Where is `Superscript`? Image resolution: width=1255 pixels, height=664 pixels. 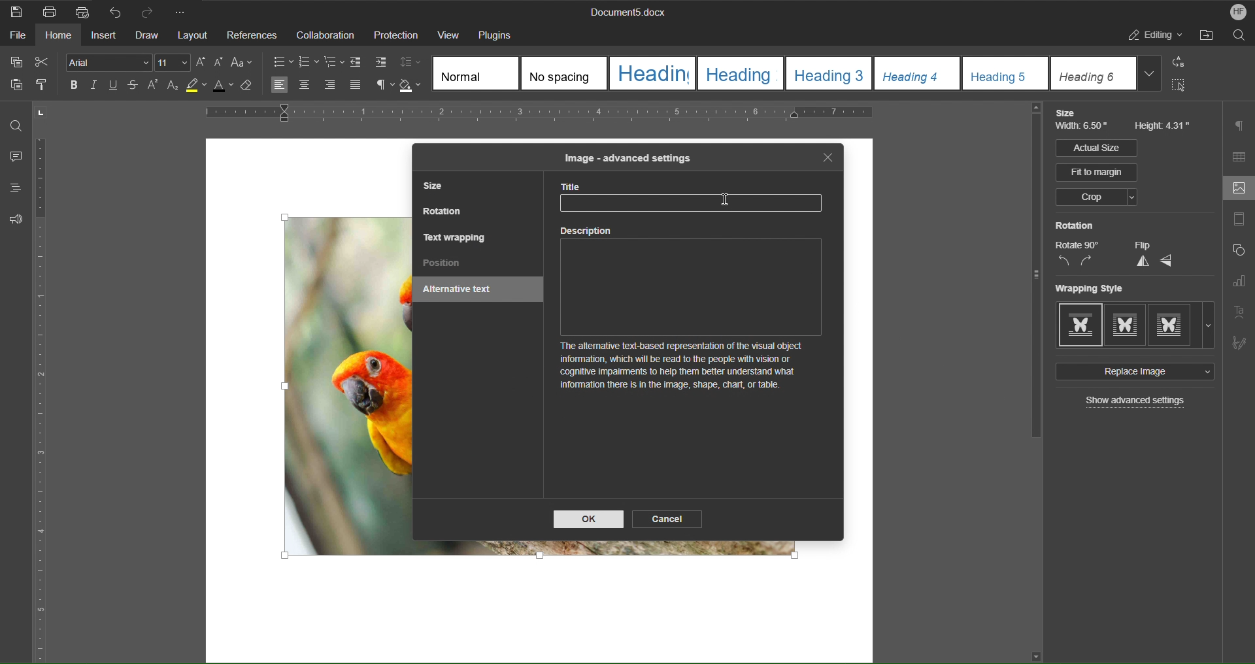
Superscript is located at coordinates (153, 87).